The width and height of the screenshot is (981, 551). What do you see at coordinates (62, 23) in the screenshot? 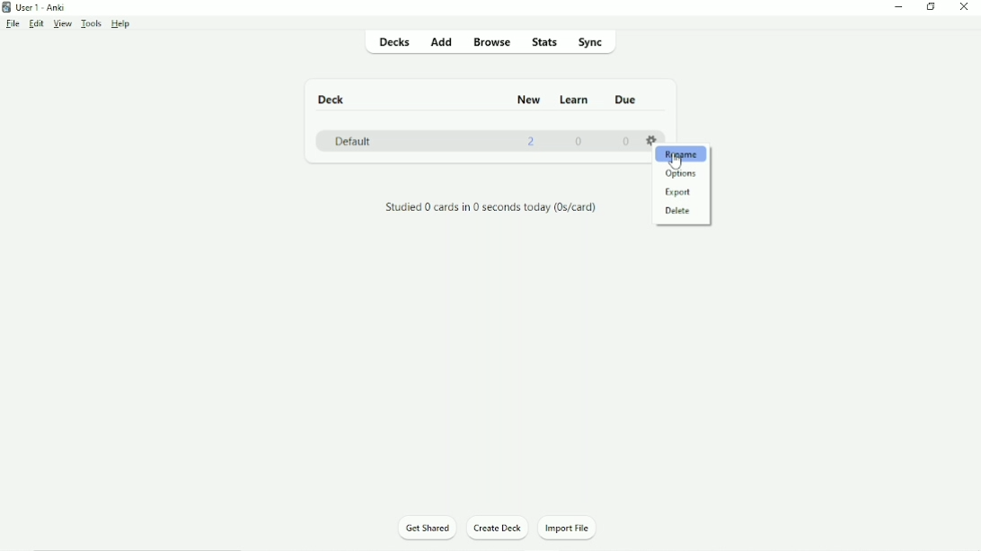
I see `View` at bounding box center [62, 23].